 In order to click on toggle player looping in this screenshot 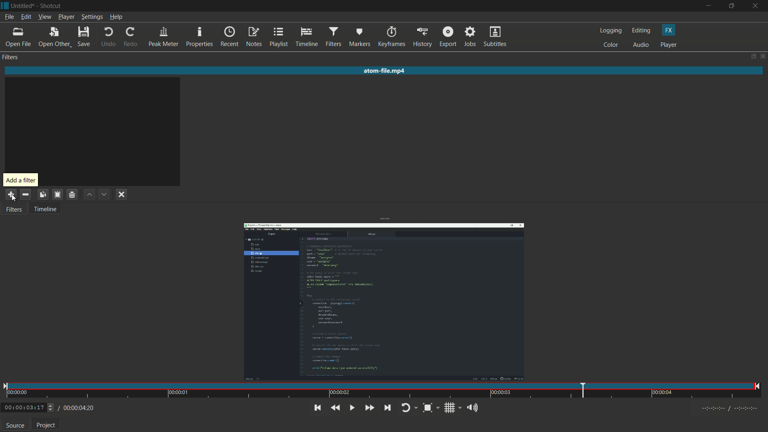, I will do `click(410, 408)`.